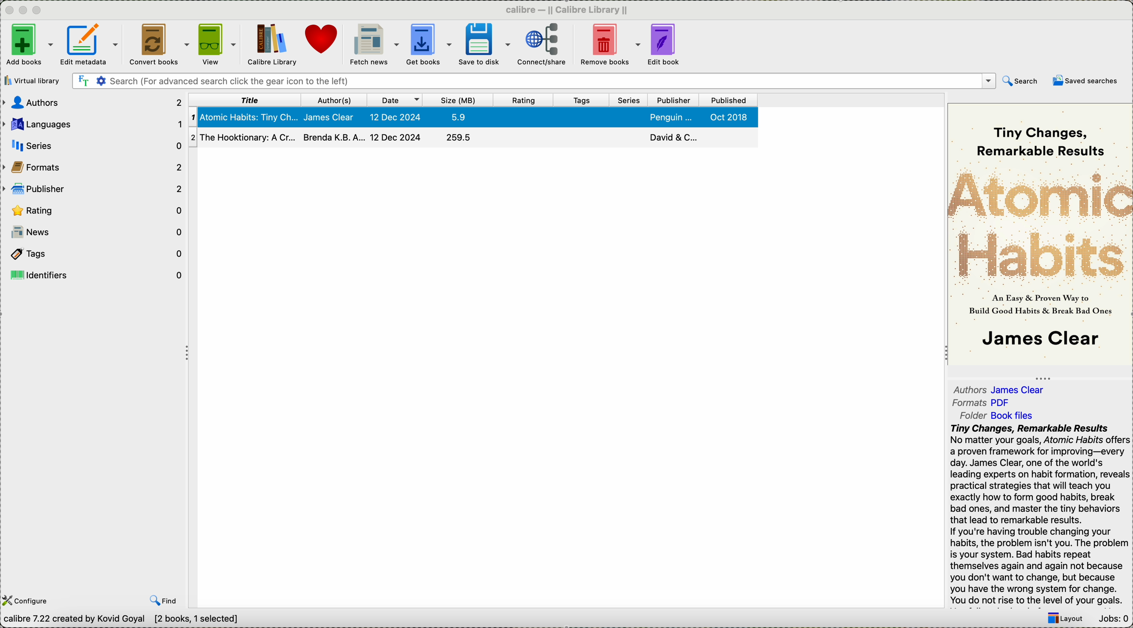  What do you see at coordinates (333, 100) in the screenshot?
I see `author(s)` at bounding box center [333, 100].